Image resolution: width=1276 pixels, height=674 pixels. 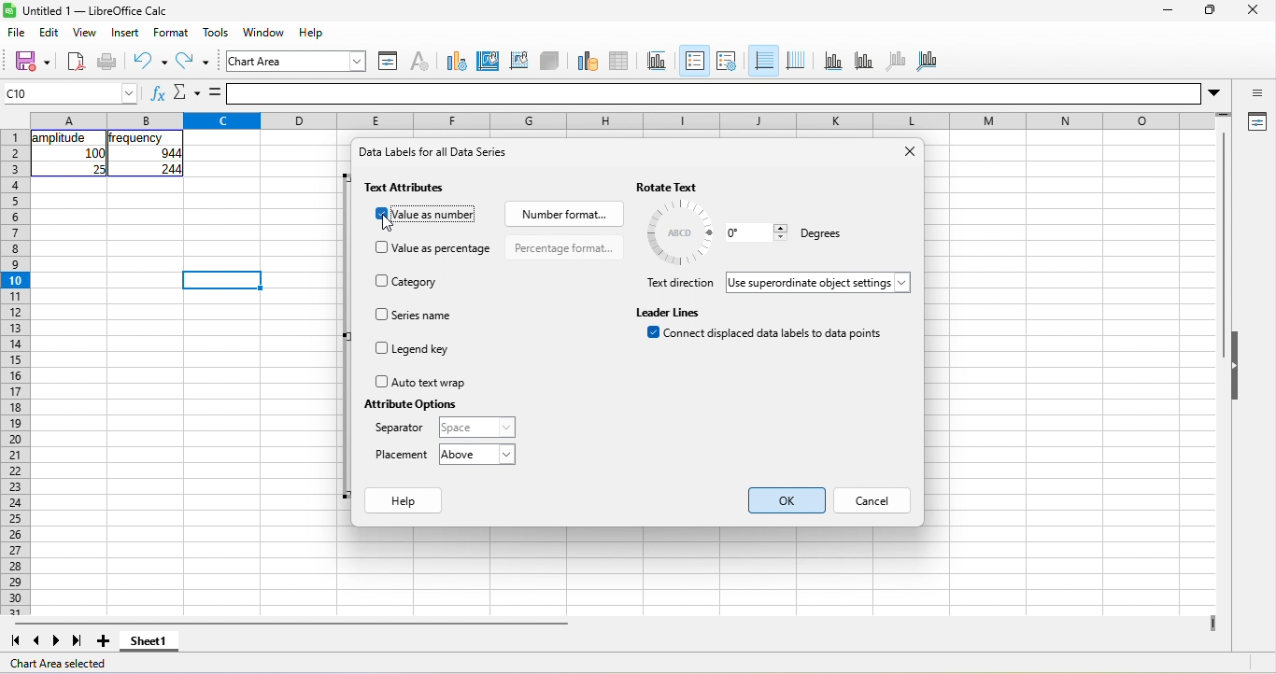 I want to click on 25, so click(x=97, y=169).